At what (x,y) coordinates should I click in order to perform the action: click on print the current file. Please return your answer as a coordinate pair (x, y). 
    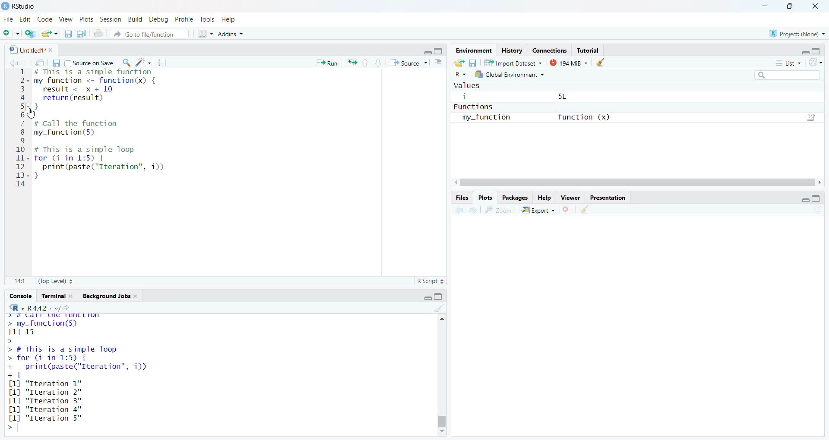
    Looking at the image, I should click on (99, 33).